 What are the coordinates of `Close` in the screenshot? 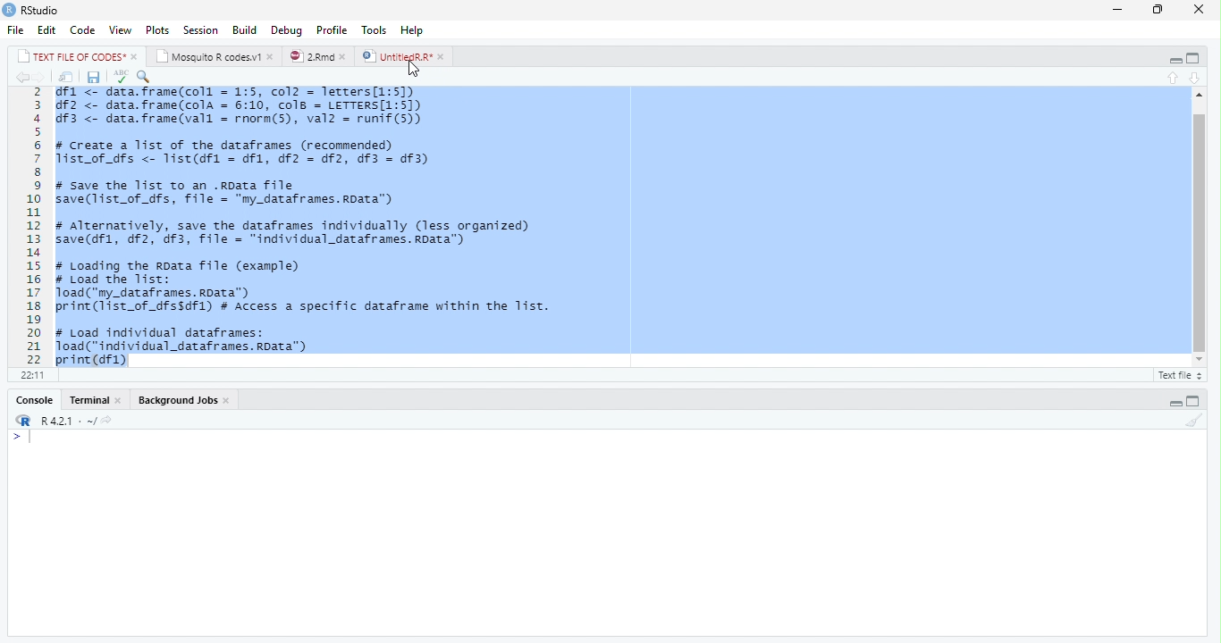 It's located at (1199, 10).